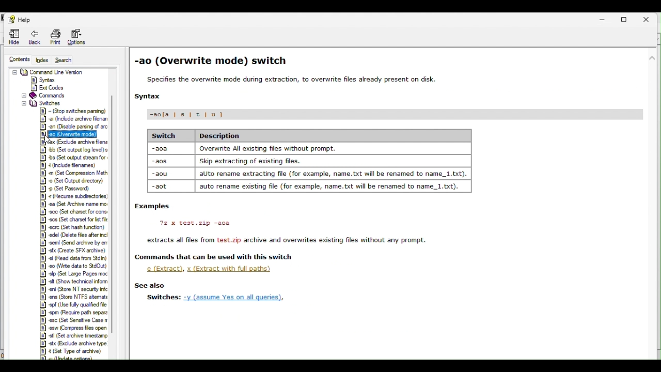  Describe the element at coordinates (605, 18) in the screenshot. I see `Minimise ` at that location.